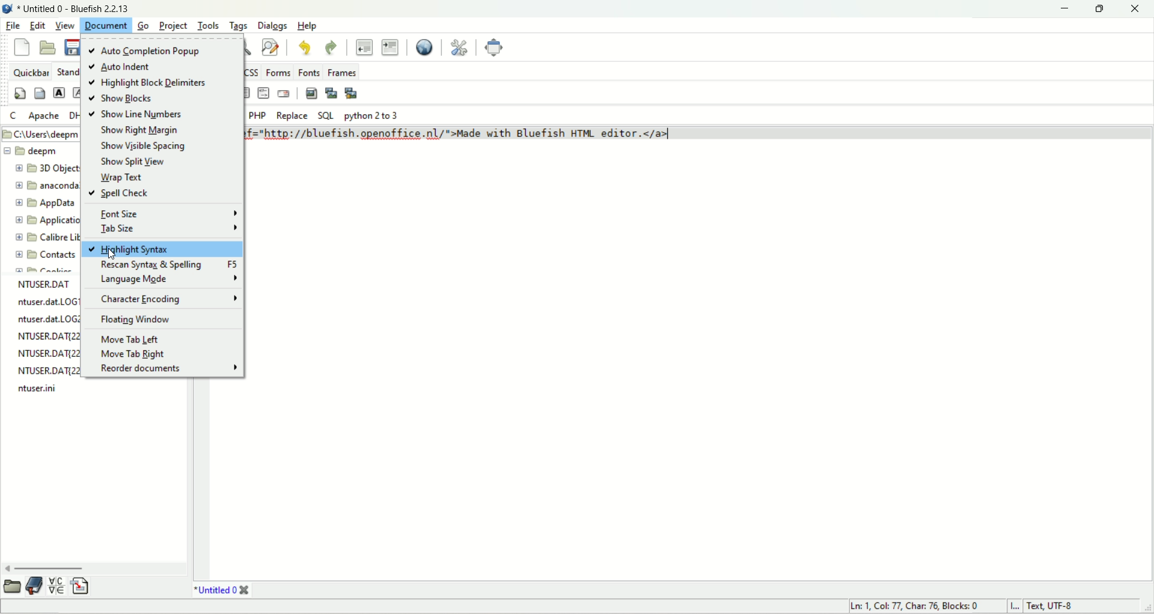 The image size is (1154, 614). I want to click on standard, so click(69, 71).